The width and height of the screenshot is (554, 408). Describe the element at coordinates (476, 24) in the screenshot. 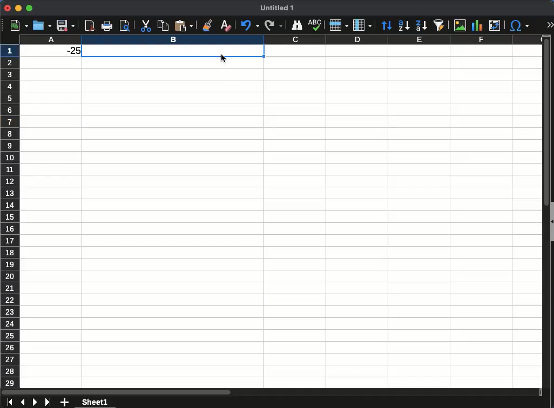

I see `chart` at that location.